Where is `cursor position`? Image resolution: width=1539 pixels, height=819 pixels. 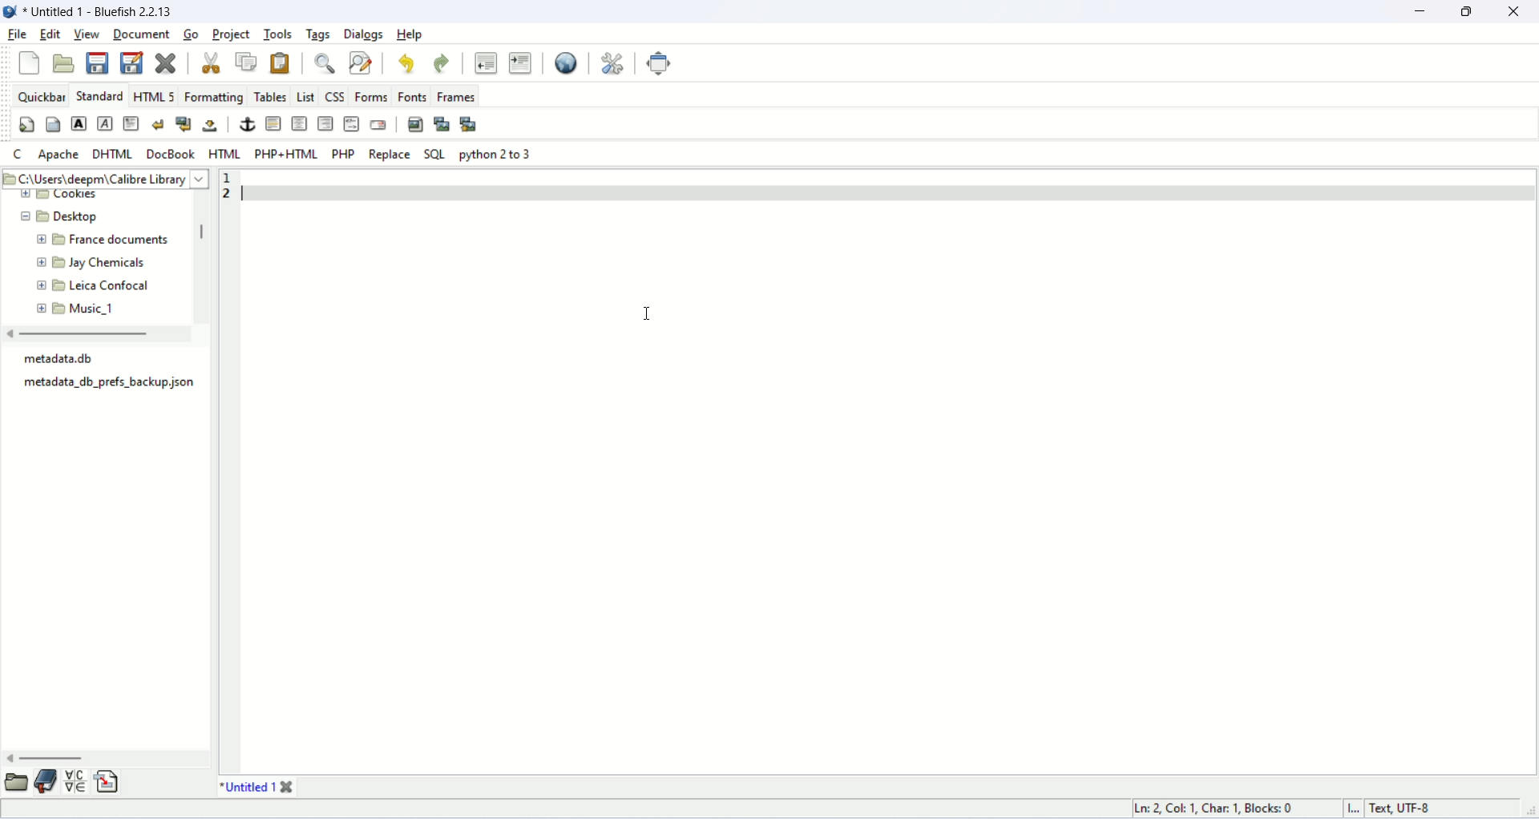 cursor position is located at coordinates (1220, 807).